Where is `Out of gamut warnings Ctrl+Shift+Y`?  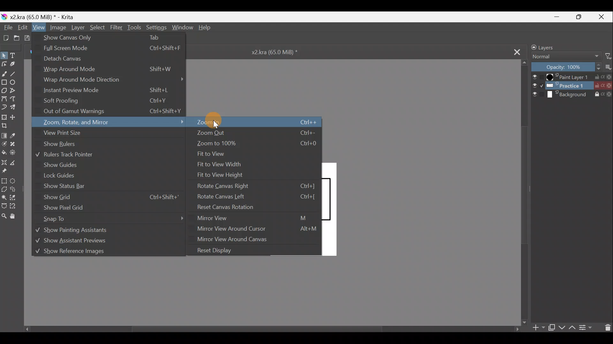
Out of gamut warnings Ctrl+Shift+Y is located at coordinates (116, 112).